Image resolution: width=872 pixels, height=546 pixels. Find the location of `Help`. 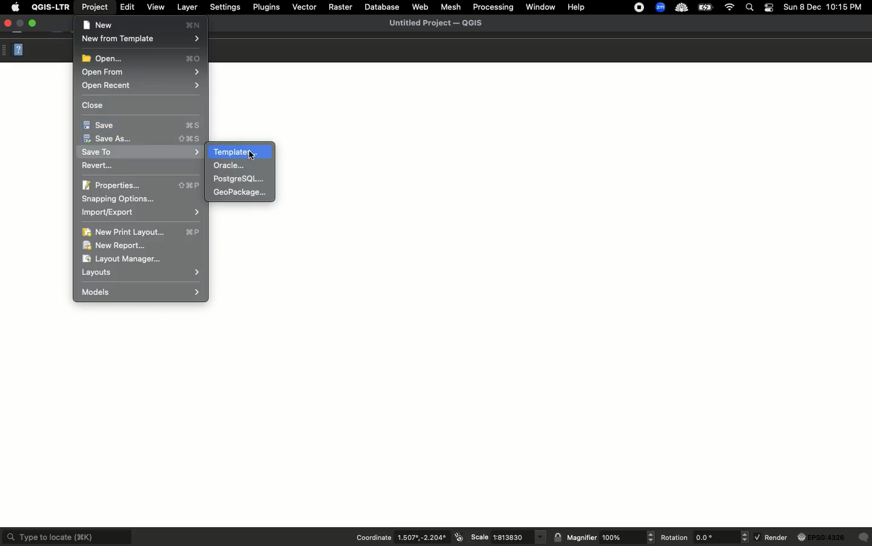

Help is located at coordinates (579, 6).